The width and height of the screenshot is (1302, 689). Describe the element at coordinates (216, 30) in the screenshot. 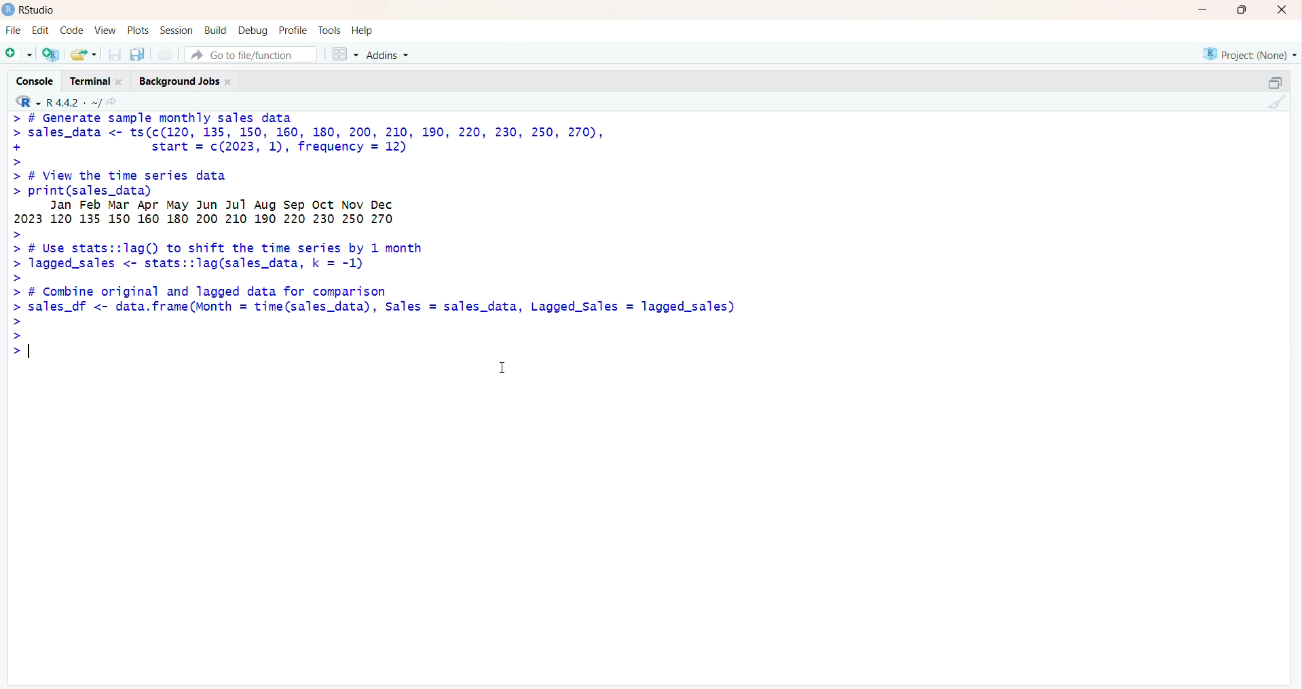

I see `build` at that location.